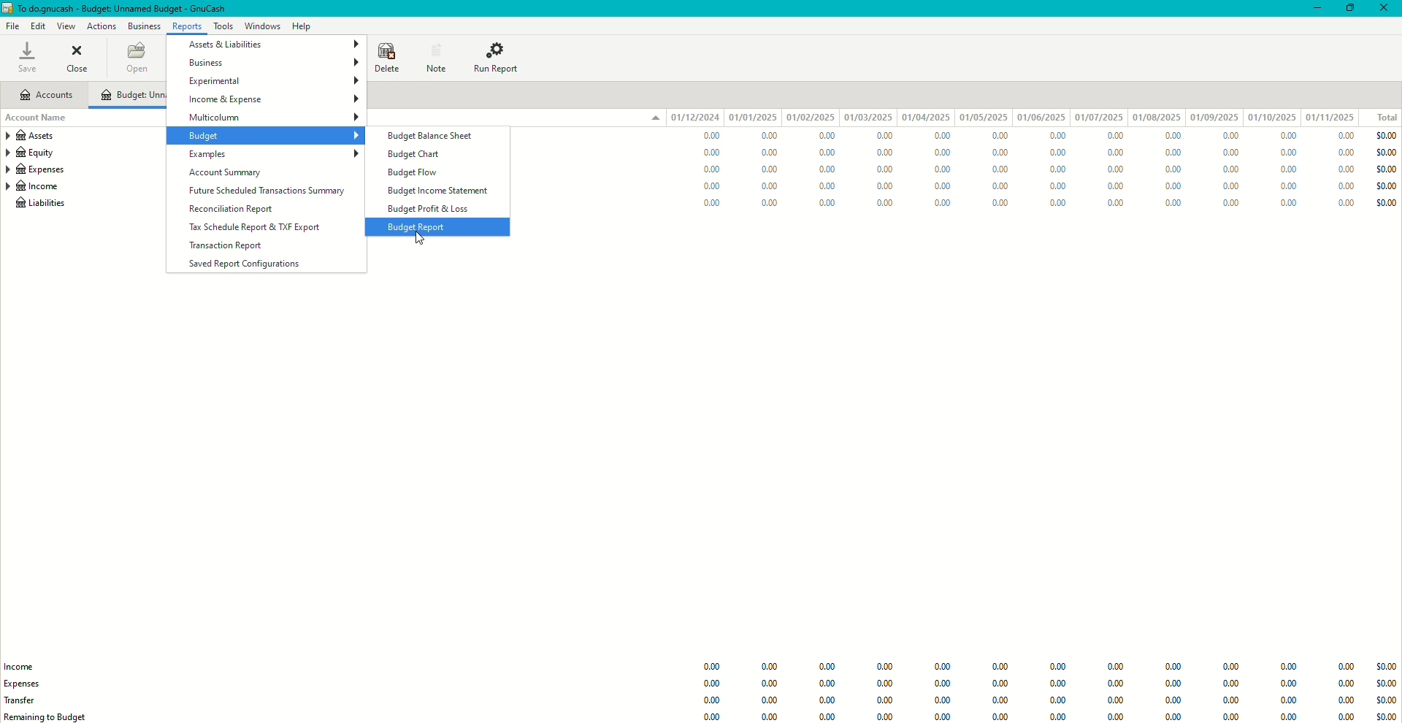 The height and width of the screenshot is (723, 1402). What do you see at coordinates (434, 56) in the screenshot?
I see `Note` at bounding box center [434, 56].